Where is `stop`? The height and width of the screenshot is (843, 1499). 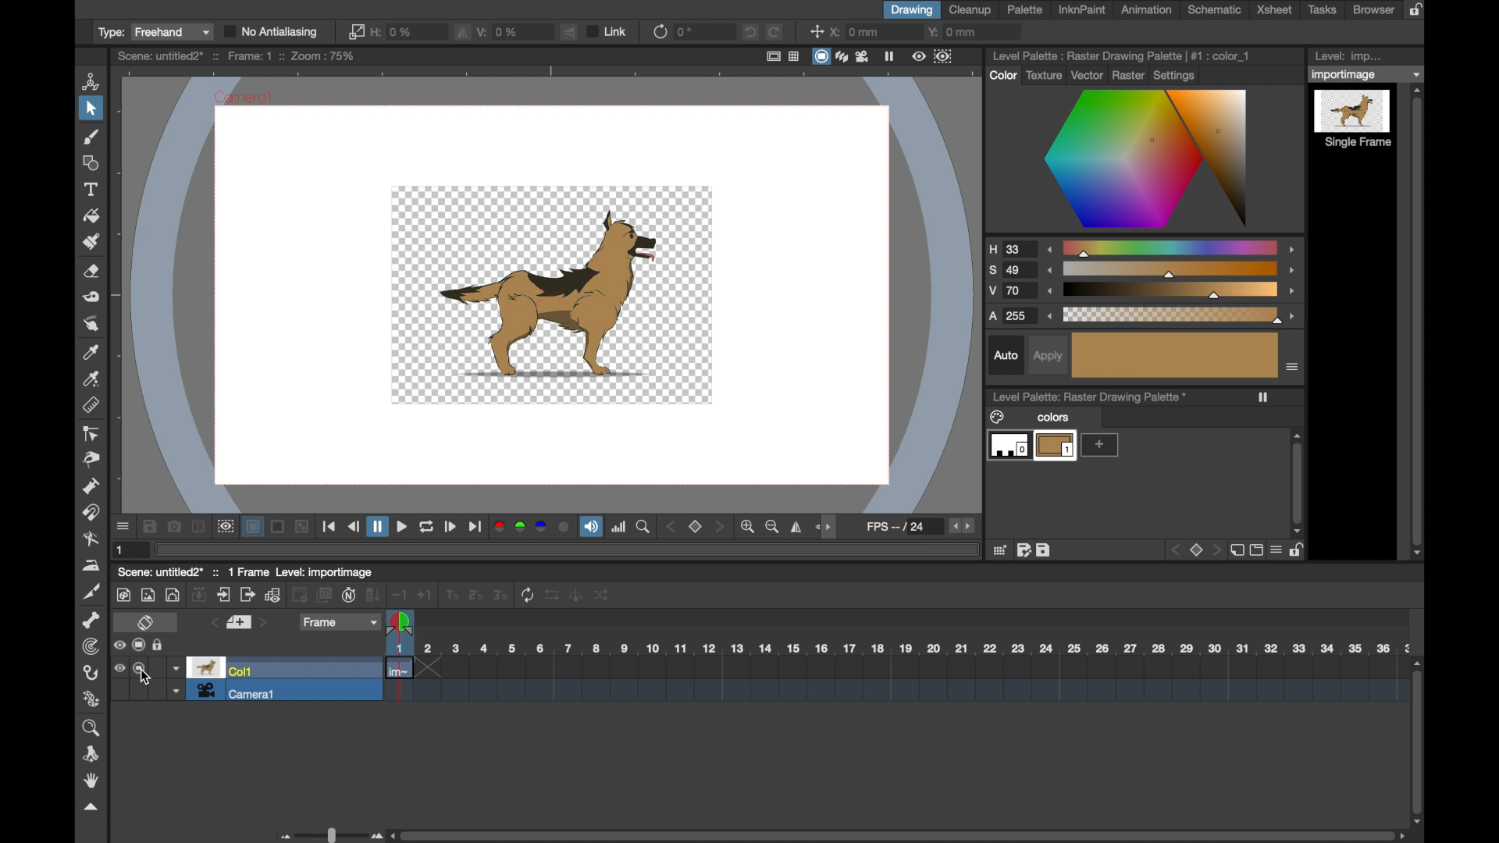 stop is located at coordinates (1194, 550).